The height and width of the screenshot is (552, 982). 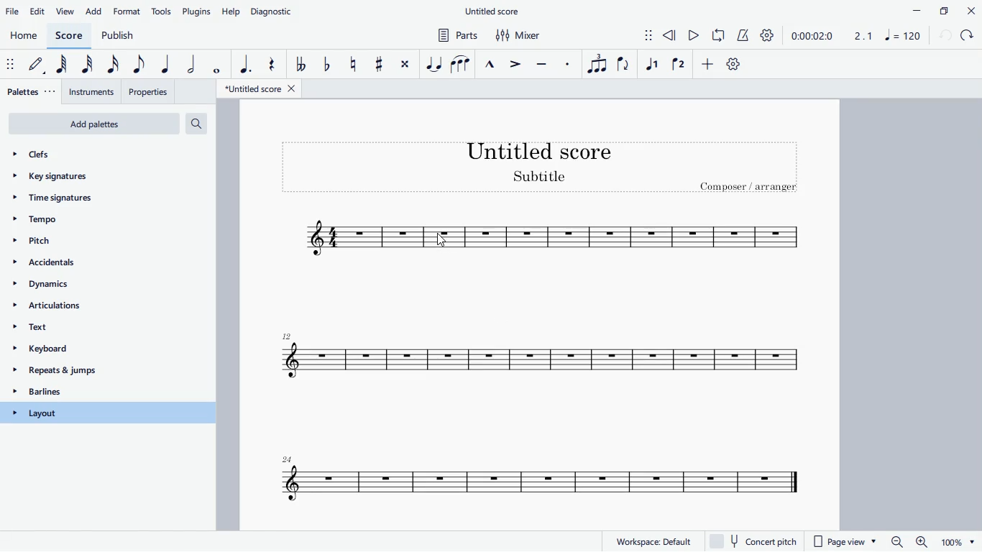 I want to click on search, so click(x=202, y=124).